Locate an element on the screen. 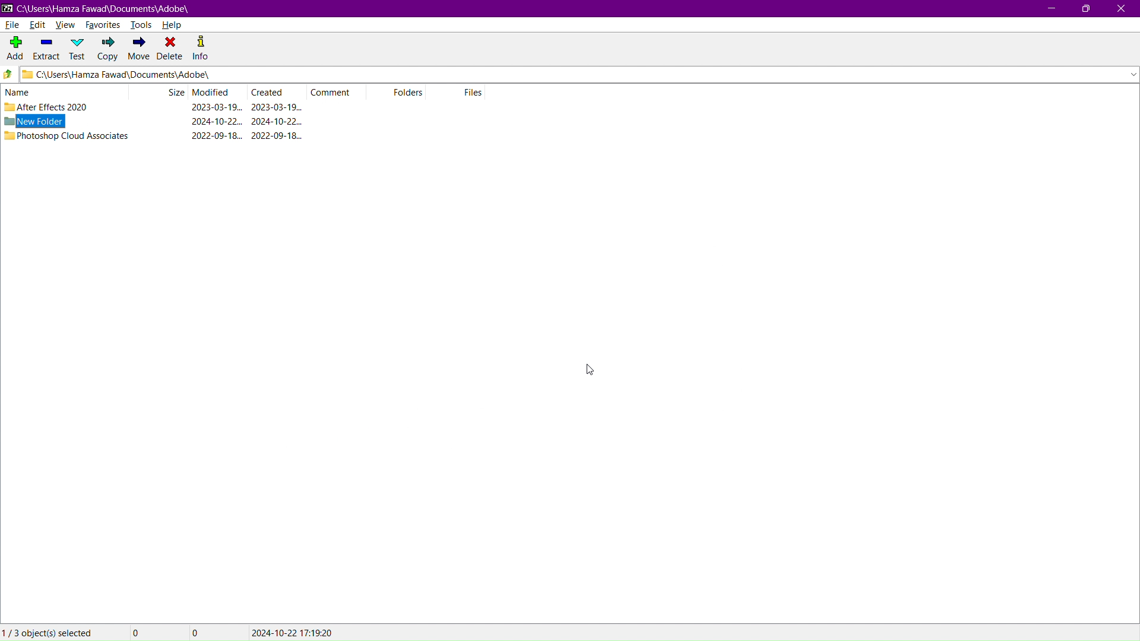 This screenshot has height=641, width=1140. Go up directory is located at coordinates (8, 75).